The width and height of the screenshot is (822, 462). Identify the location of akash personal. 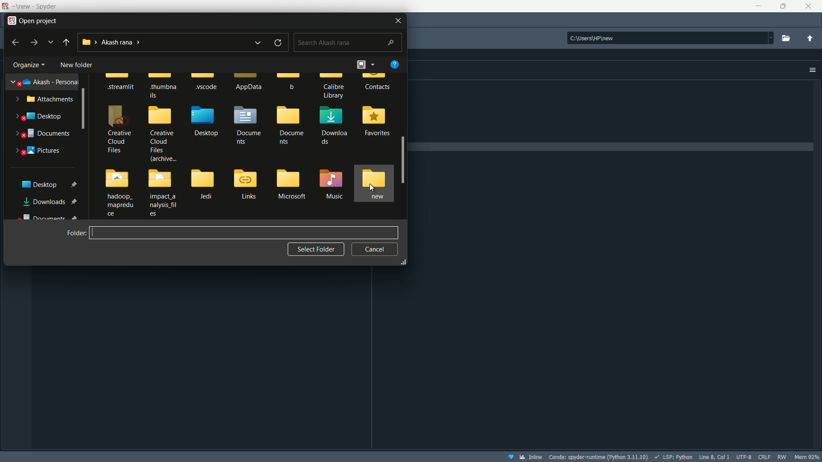
(46, 80).